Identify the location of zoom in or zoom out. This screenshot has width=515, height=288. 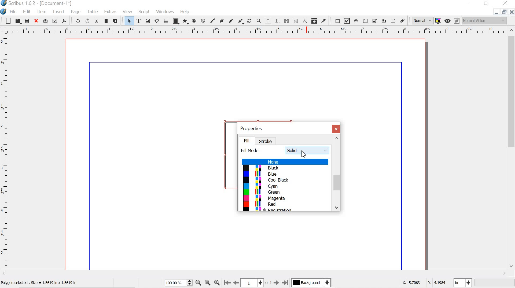
(259, 21).